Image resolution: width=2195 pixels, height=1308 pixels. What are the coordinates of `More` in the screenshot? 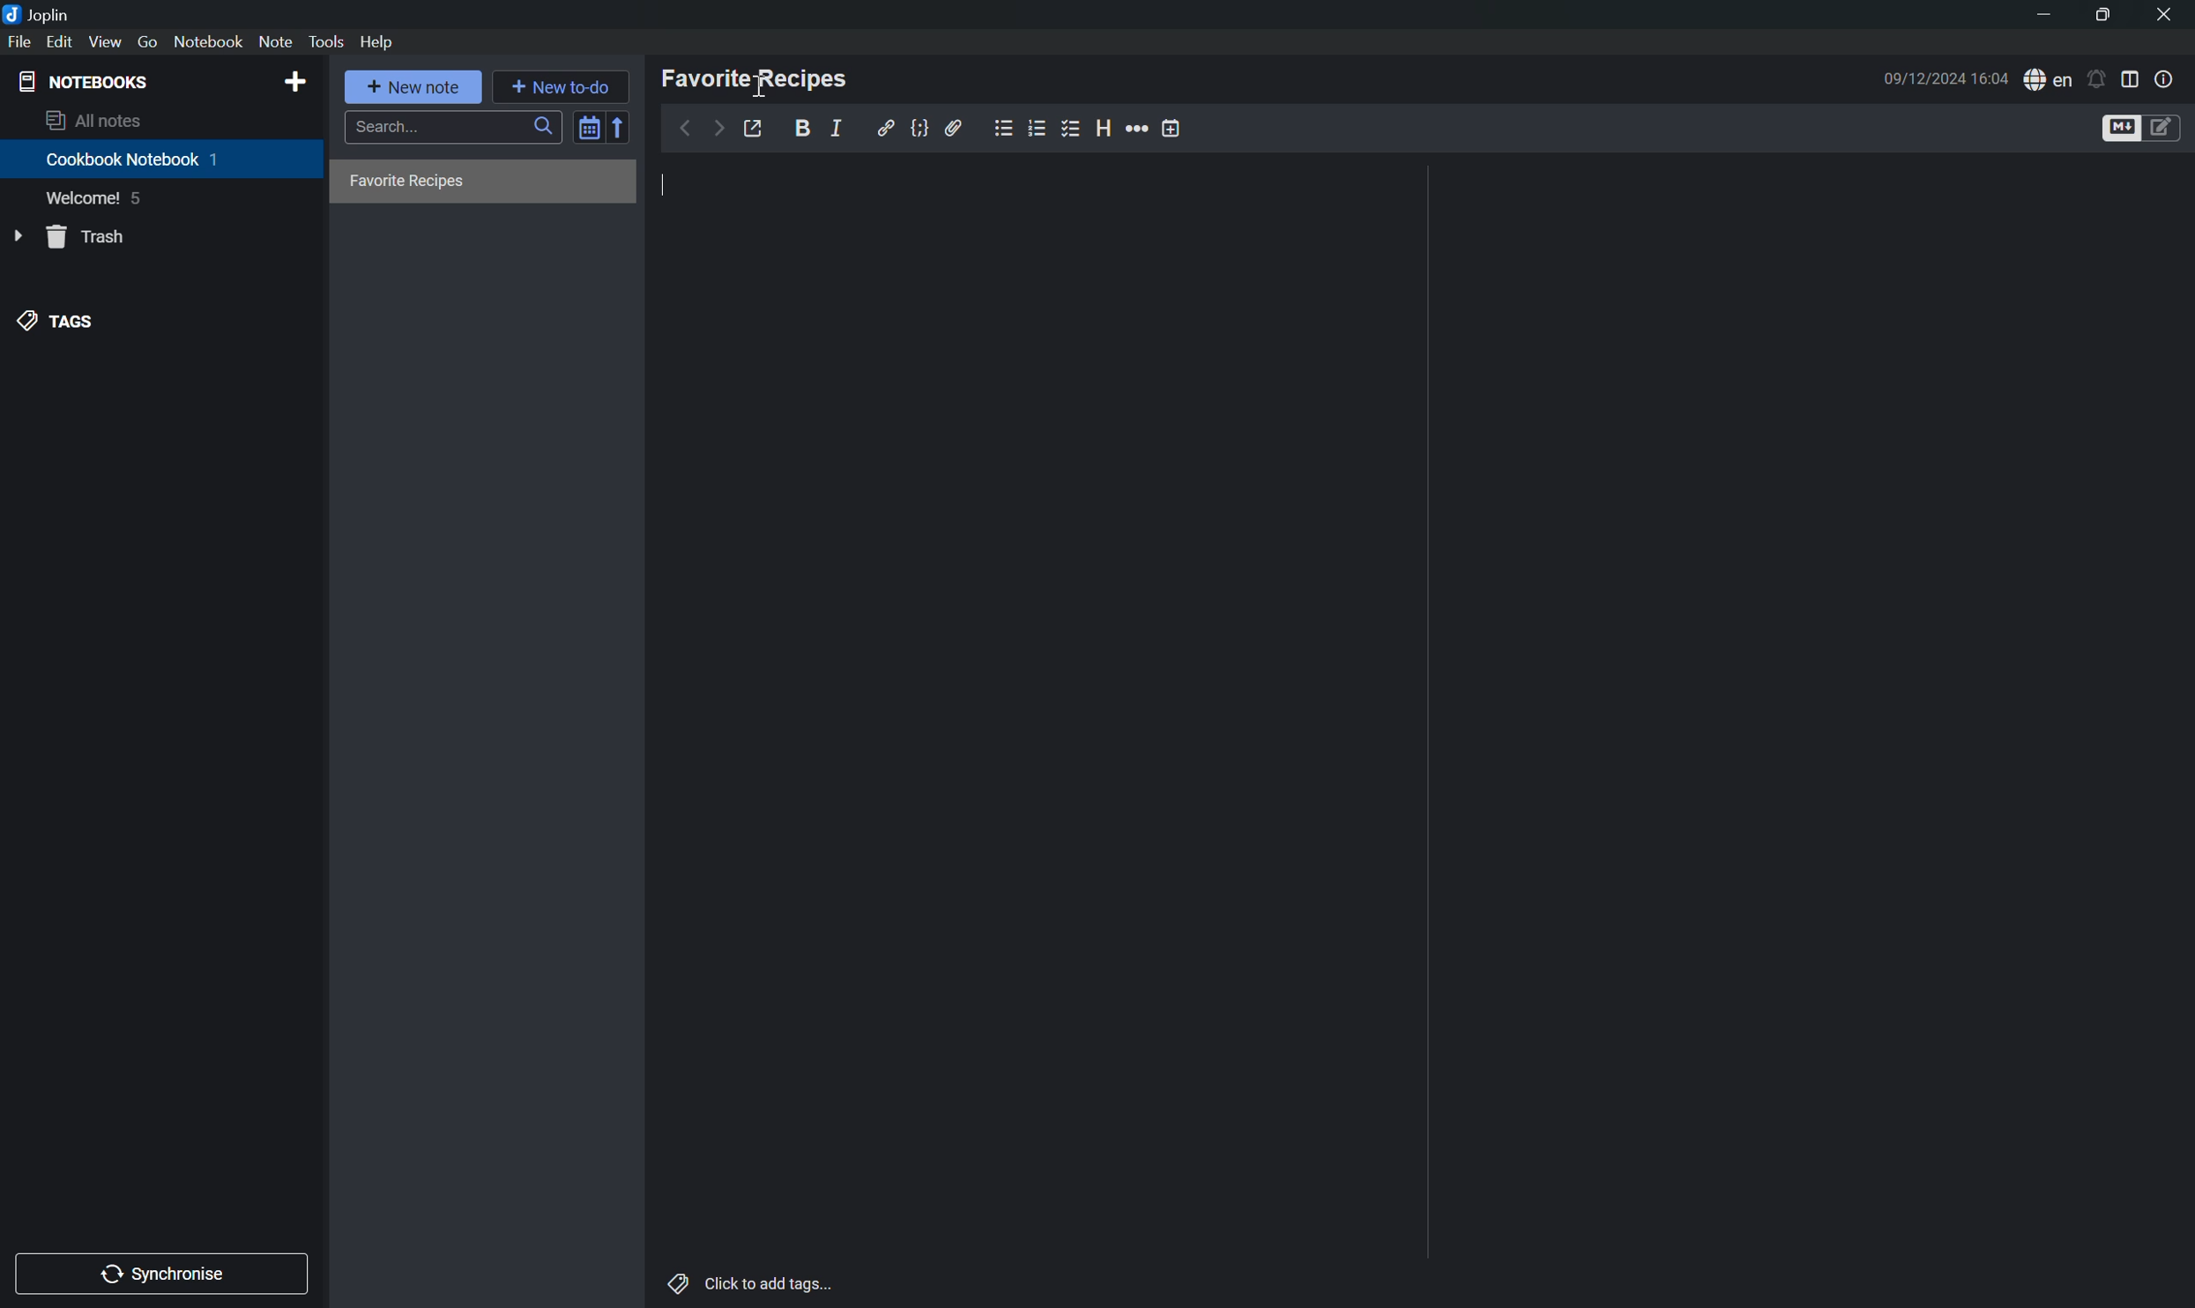 It's located at (1137, 126).